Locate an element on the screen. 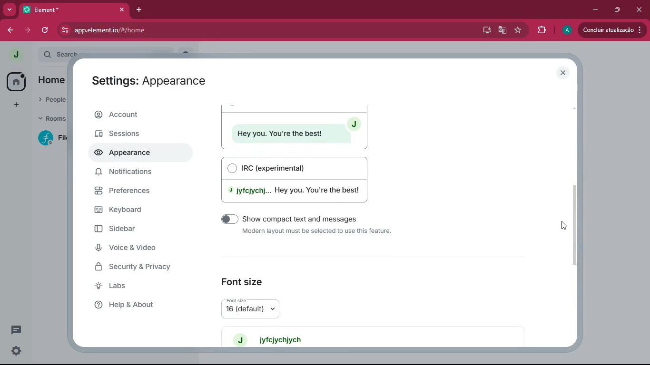 The image size is (650, 365). keyboard is located at coordinates (138, 209).